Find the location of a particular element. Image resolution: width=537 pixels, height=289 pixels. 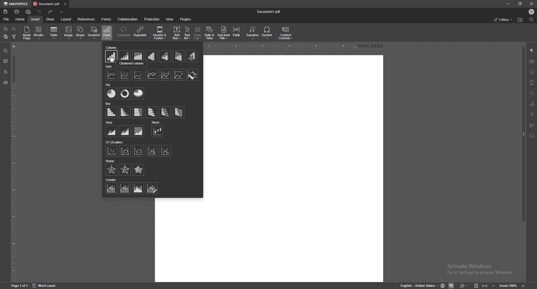

scatter with straight lines is located at coordinates (165, 151).